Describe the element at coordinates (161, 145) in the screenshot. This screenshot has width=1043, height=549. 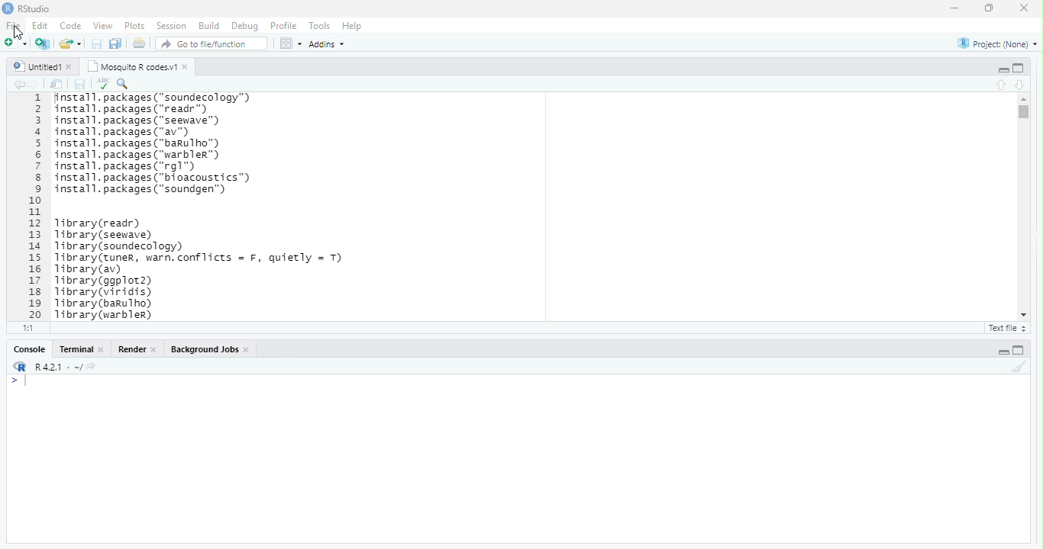
I see `install. packages ("soundecology”)install. packages ("readr")install. packages ("seewave™)install. packages ("av")install. packages("barulho")install. packages("warbler")install. packages("rgl”)install. packages("bioacoustics")install. packages ("soundgen")` at that location.